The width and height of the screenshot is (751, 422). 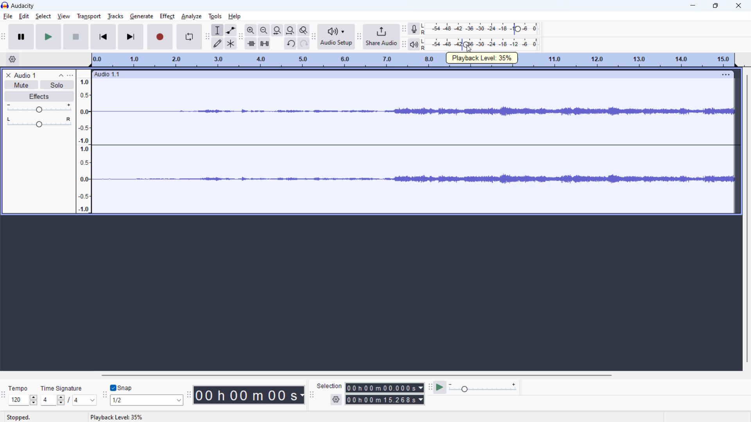 I want to click on toggle zoom, so click(x=303, y=30).